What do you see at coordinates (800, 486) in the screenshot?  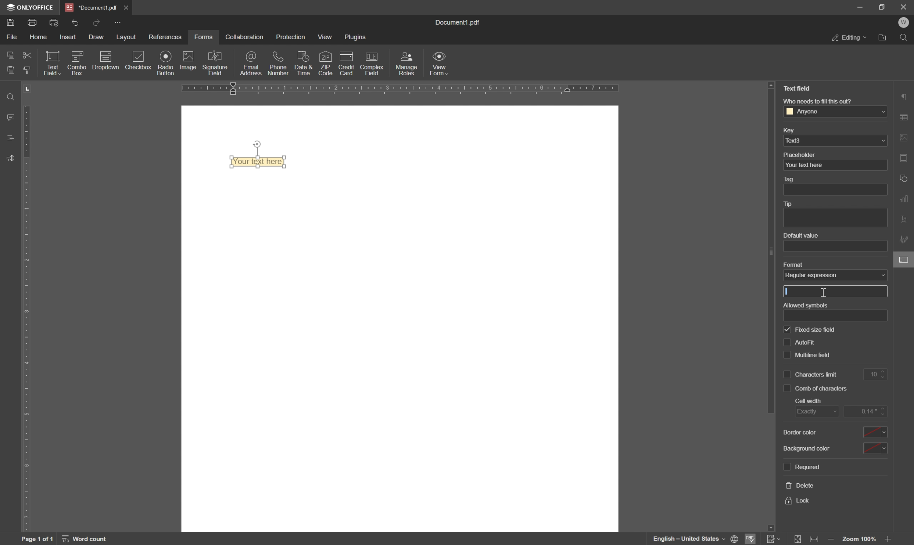 I see `delete` at bounding box center [800, 486].